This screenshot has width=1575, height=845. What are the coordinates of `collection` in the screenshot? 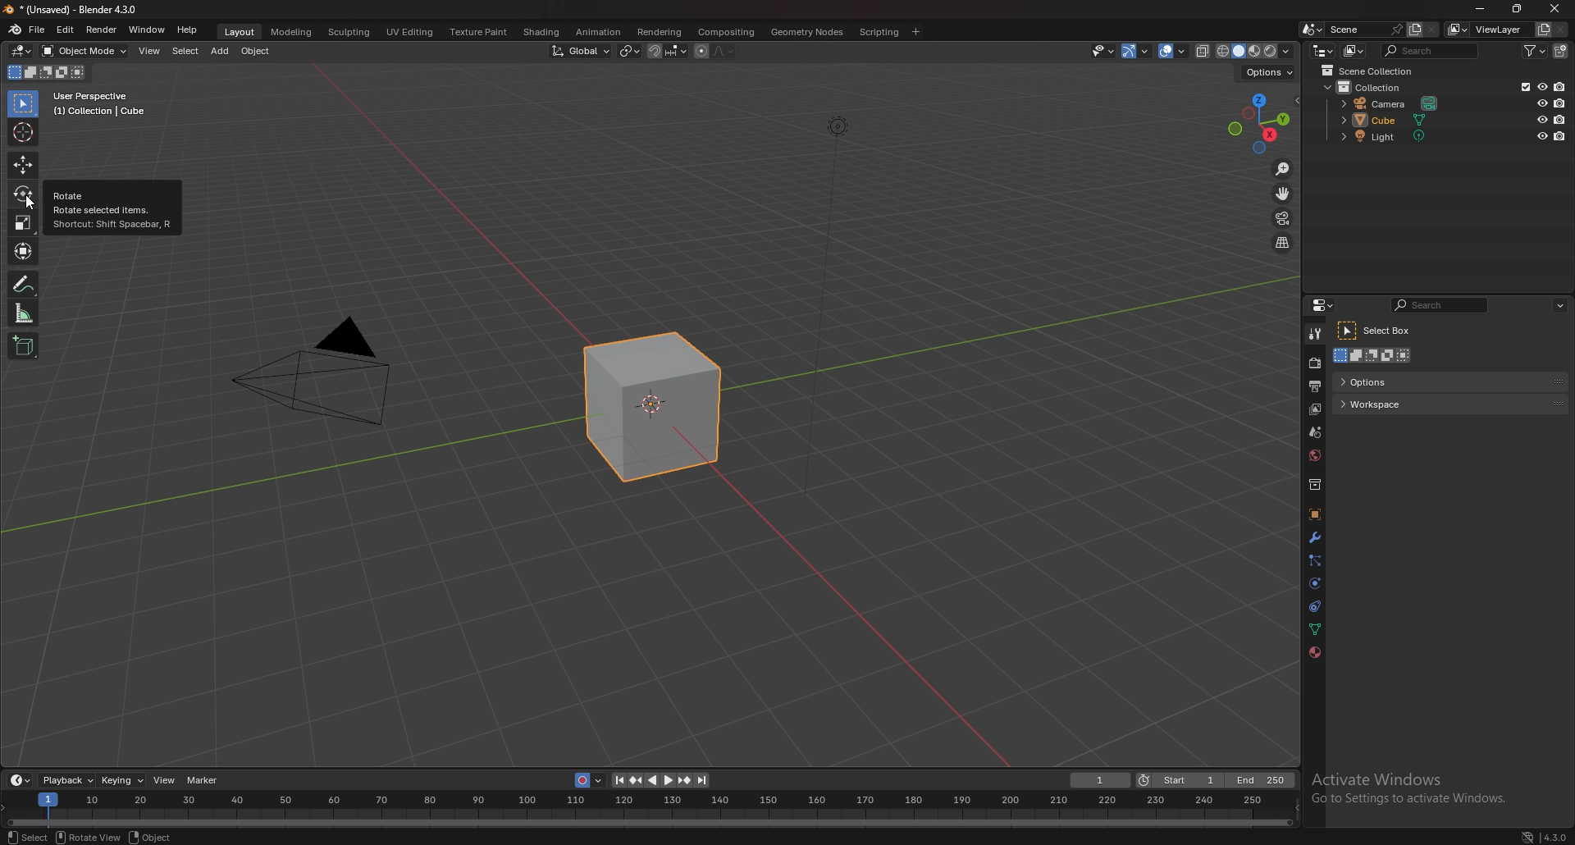 It's located at (1371, 87).